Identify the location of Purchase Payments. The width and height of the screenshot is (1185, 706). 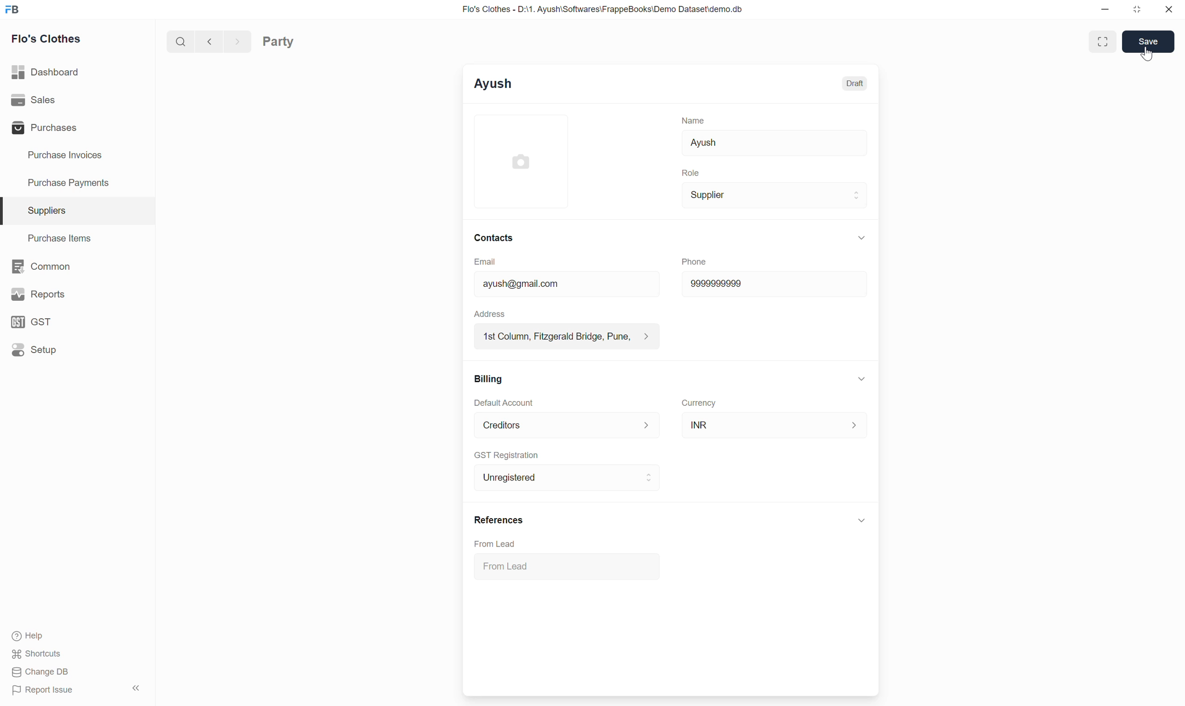
(78, 183).